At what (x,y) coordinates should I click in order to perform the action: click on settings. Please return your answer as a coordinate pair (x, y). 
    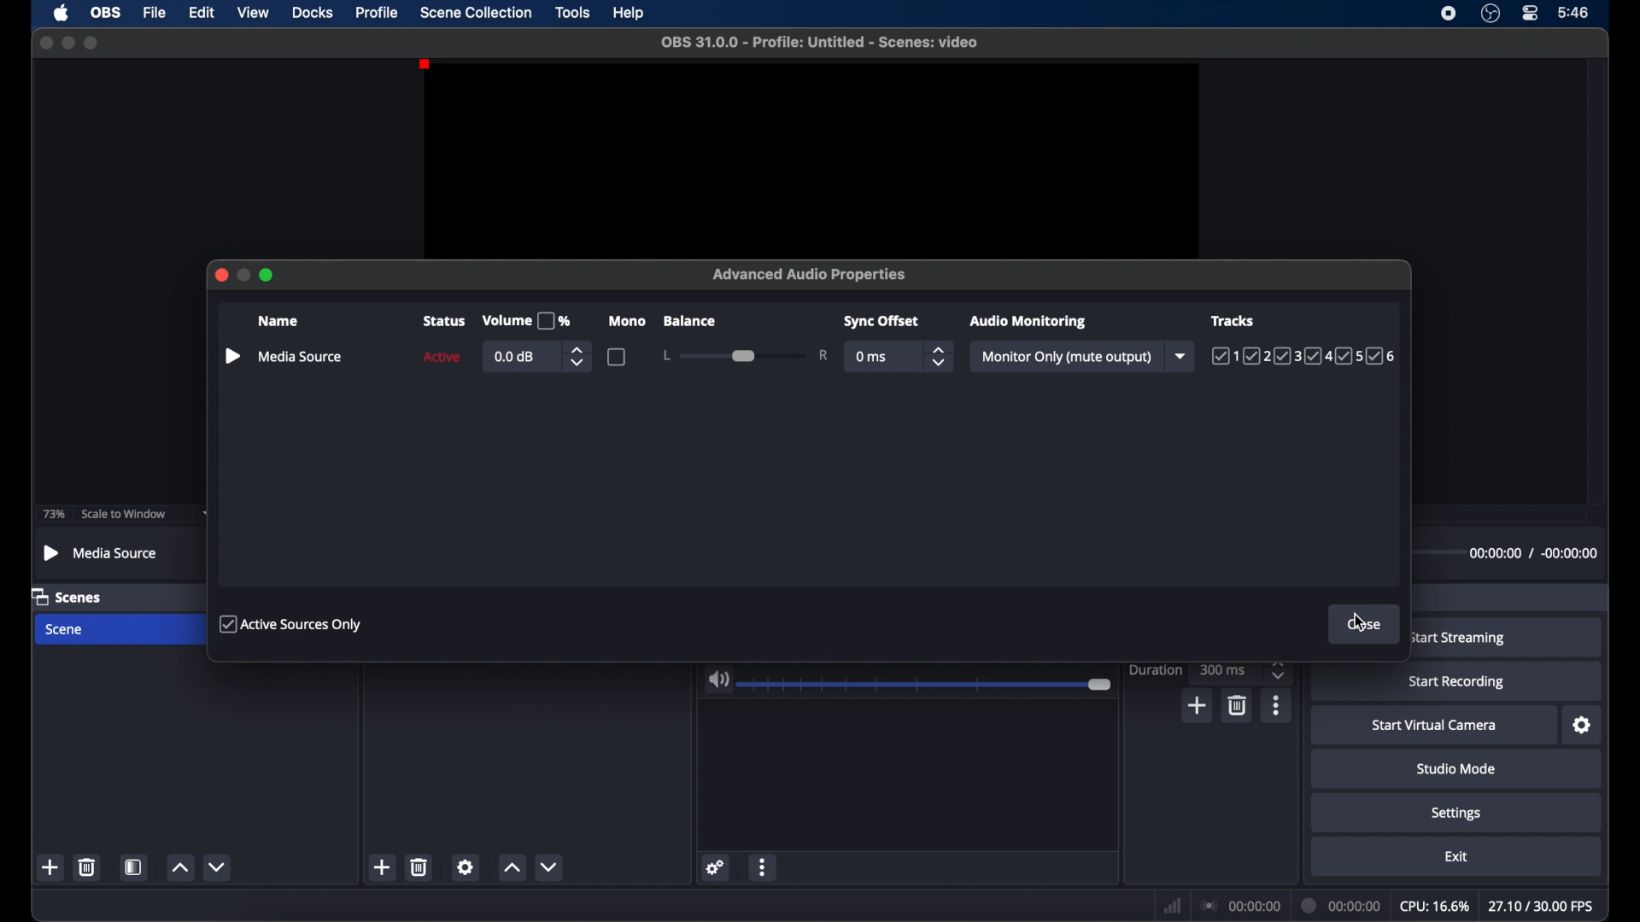
    Looking at the image, I should click on (1456, 813).